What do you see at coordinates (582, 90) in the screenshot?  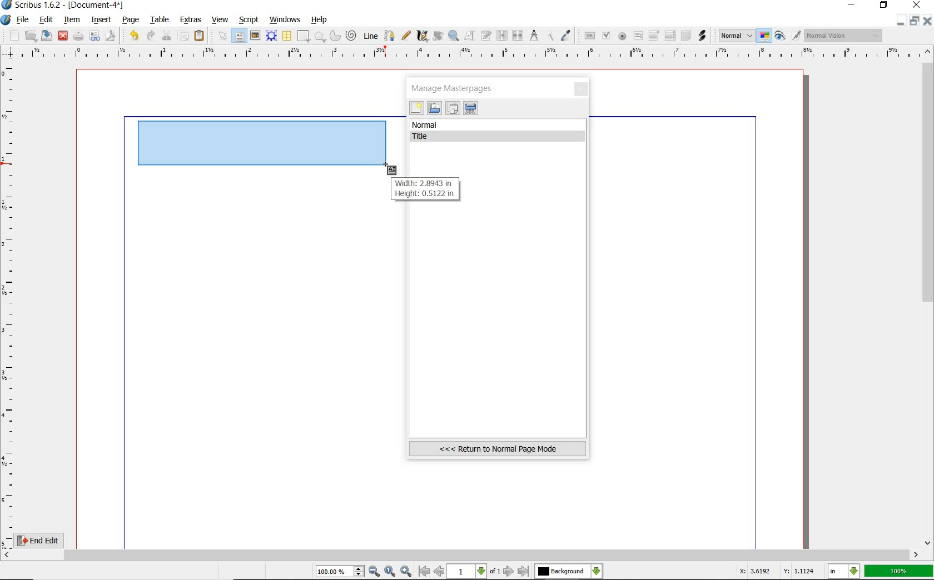 I see `close` at bounding box center [582, 90].